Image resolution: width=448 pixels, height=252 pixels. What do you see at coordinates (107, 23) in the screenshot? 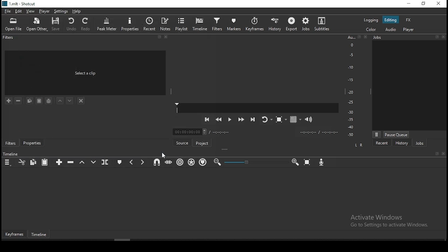
I see `peak meter` at bounding box center [107, 23].